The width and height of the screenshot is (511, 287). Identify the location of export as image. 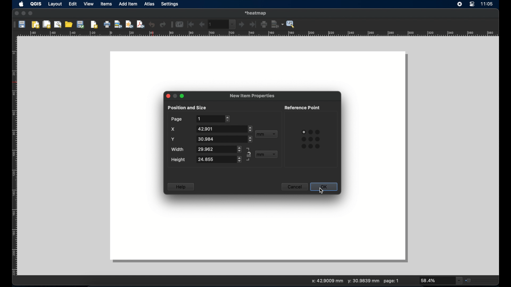
(118, 25).